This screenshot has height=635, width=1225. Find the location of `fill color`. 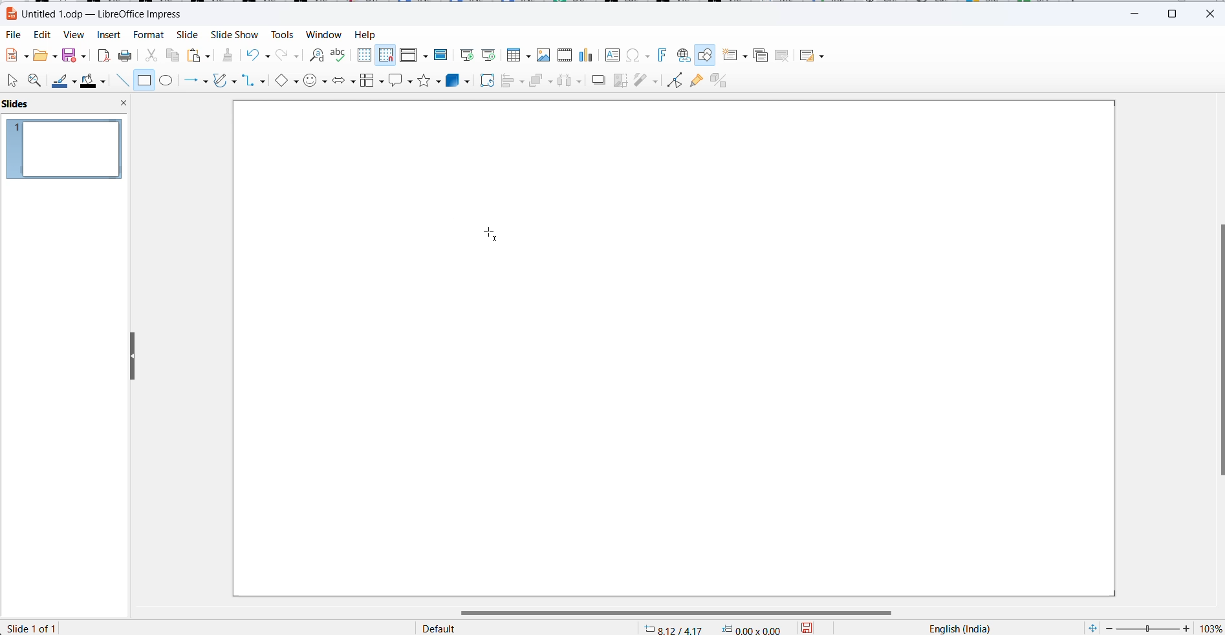

fill color is located at coordinates (87, 80).